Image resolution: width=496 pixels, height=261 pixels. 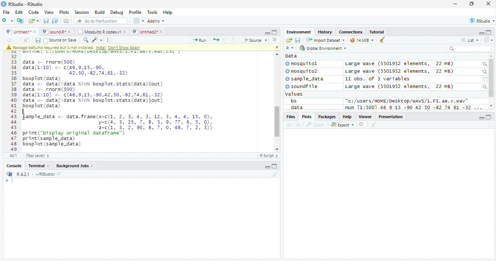 What do you see at coordinates (492, 78) in the screenshot?
I see `scroll bar` at bounding box center [492, 78].